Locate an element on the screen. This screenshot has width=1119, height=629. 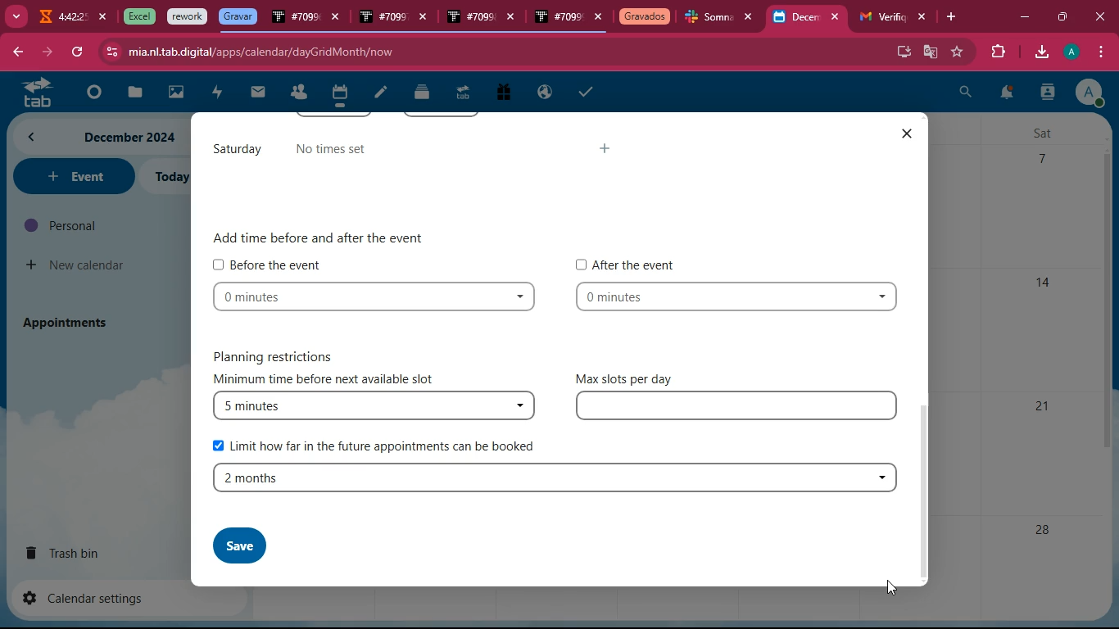
public is located at coordinates (546, 93).